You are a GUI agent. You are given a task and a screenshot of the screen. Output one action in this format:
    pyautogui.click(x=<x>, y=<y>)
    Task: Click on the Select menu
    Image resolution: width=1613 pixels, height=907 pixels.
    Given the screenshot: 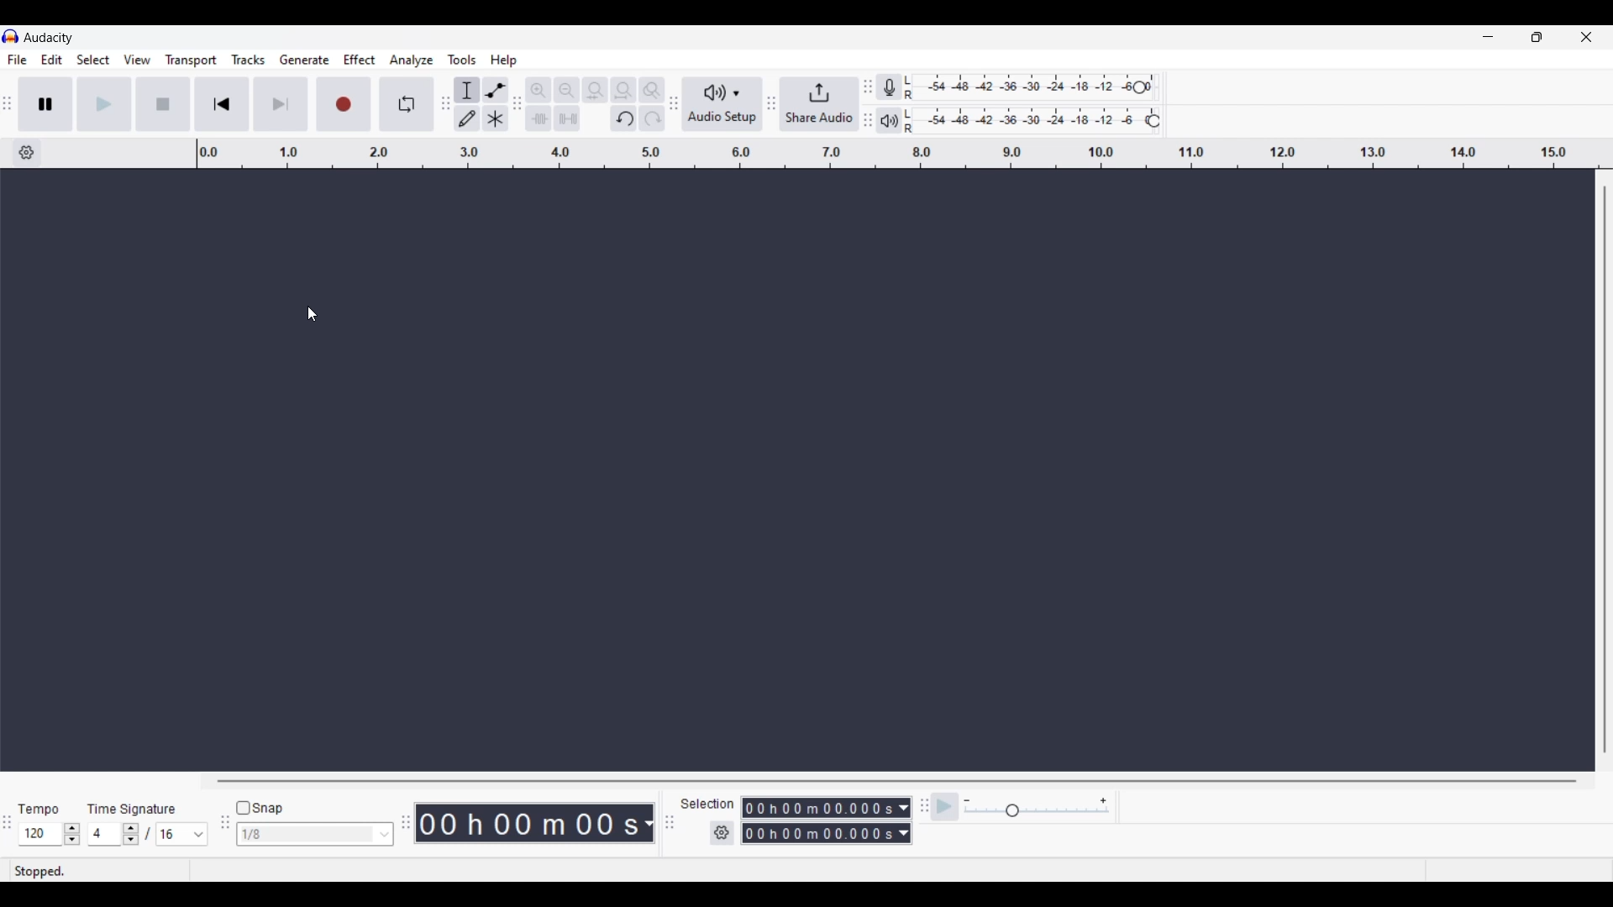 What is the action you would take?
    pyautogui.click(x=93, y=60)
    